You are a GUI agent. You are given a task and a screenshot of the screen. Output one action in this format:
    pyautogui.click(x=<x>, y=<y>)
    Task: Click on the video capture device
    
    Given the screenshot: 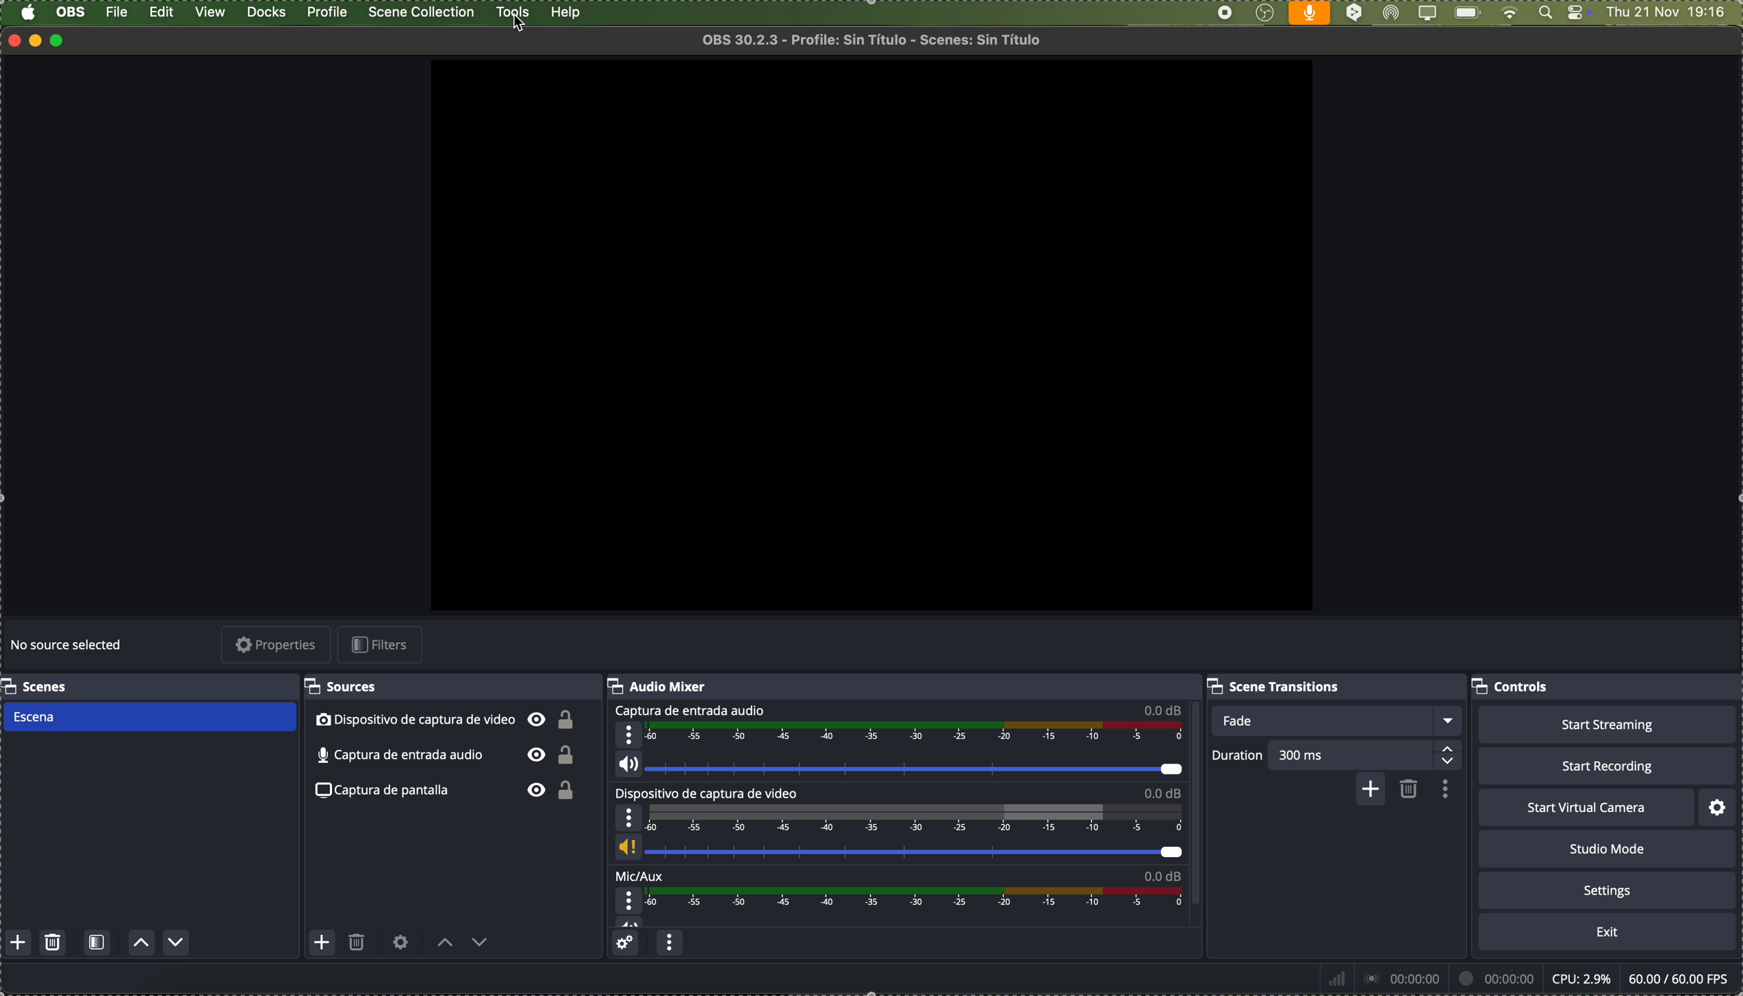 What is the action you would take?
    pyautogui.click(x=446, y=721)
    